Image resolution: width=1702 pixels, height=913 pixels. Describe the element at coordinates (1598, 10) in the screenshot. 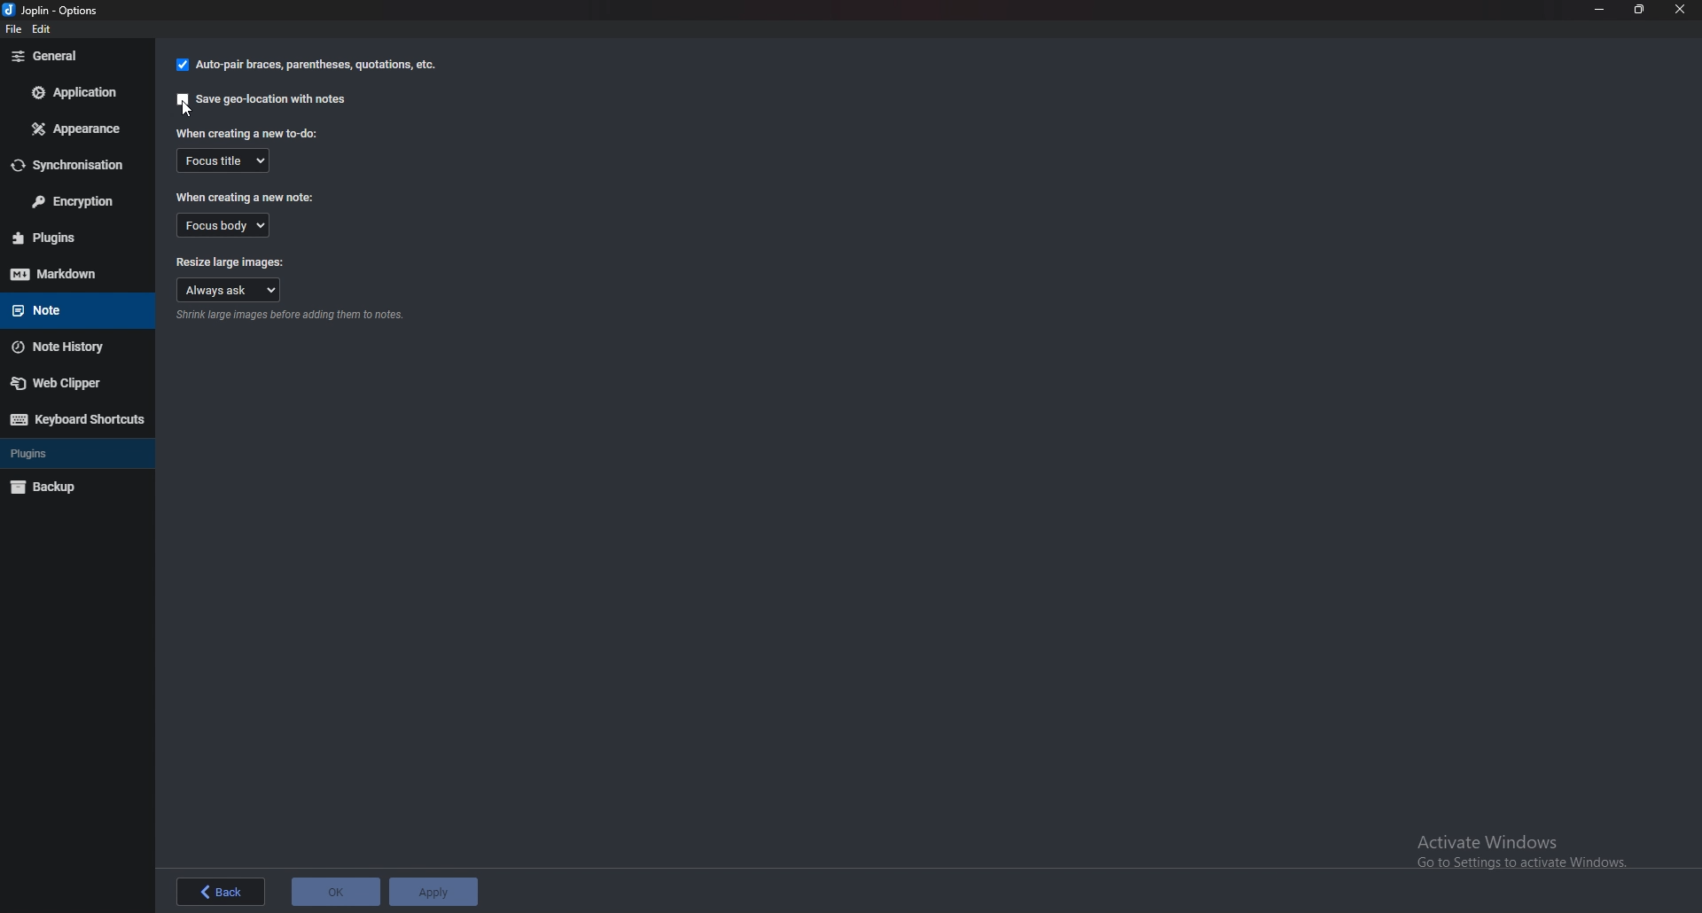

I see `Minimize` at that location.